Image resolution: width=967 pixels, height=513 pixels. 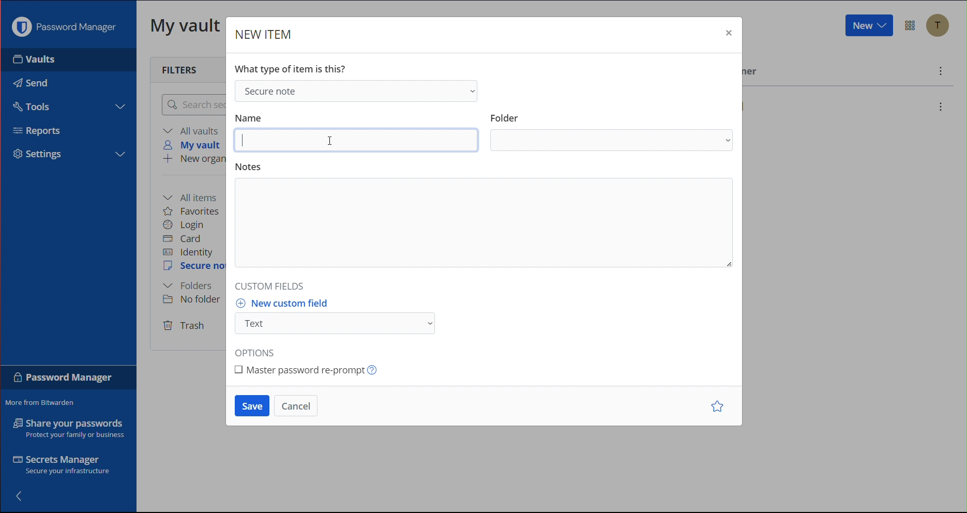 I want to click on Login, so click(x=184, y=225).